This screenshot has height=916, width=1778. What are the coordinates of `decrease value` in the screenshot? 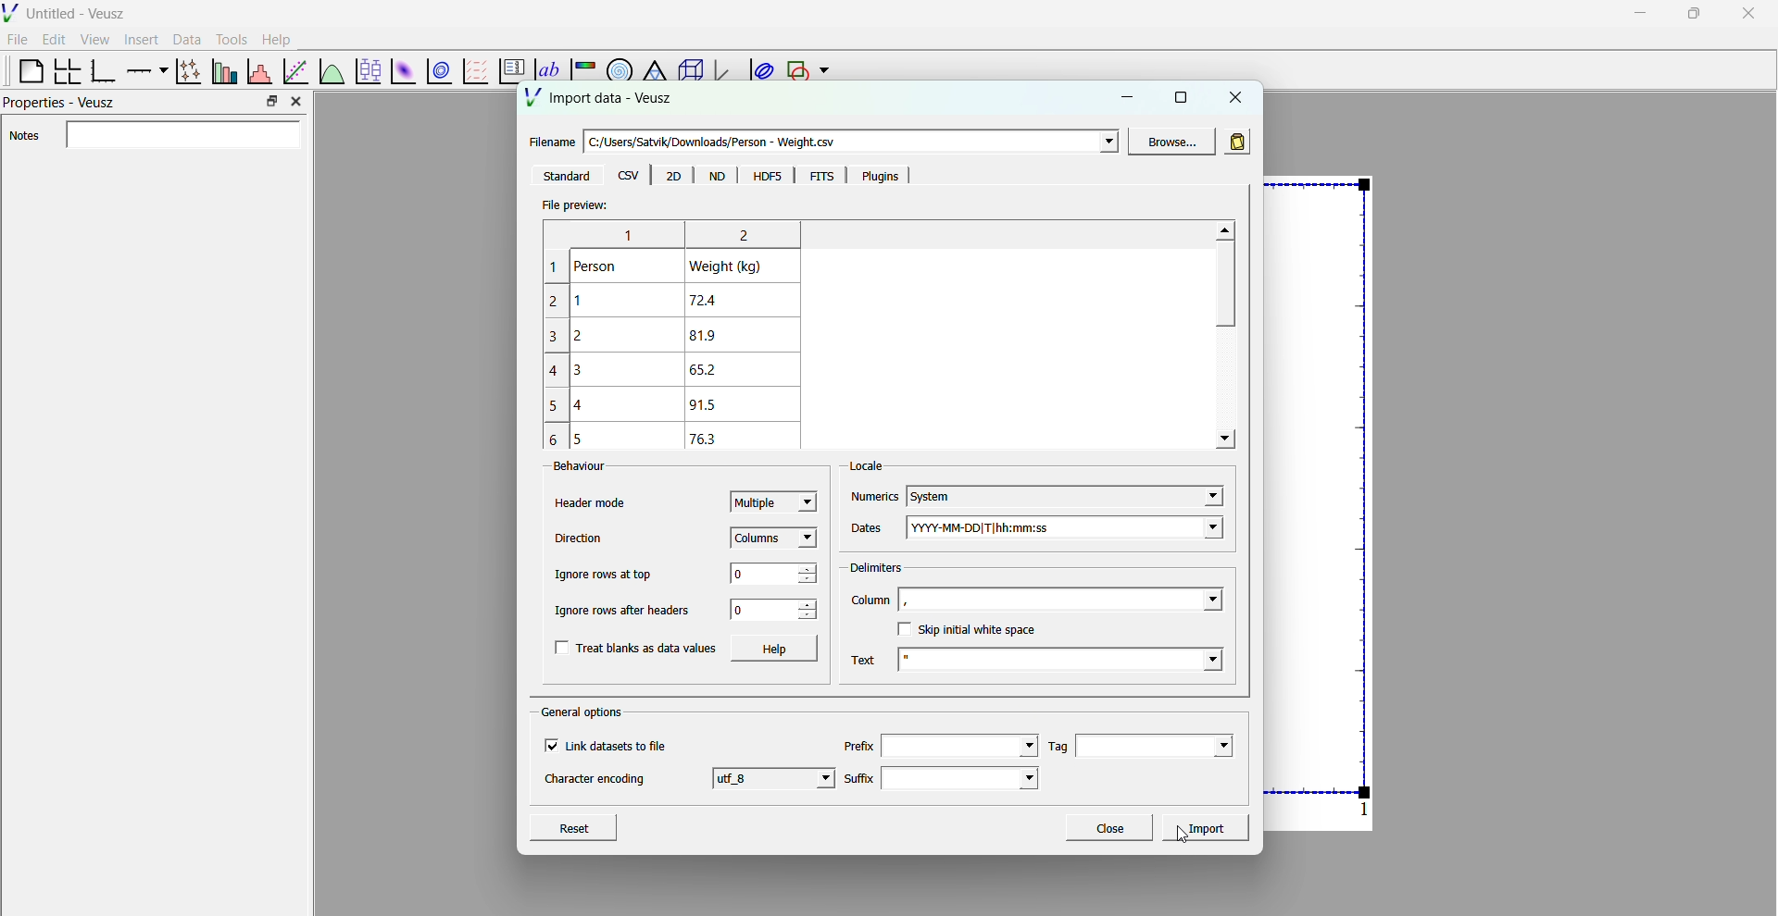 It's located at (808, 579).